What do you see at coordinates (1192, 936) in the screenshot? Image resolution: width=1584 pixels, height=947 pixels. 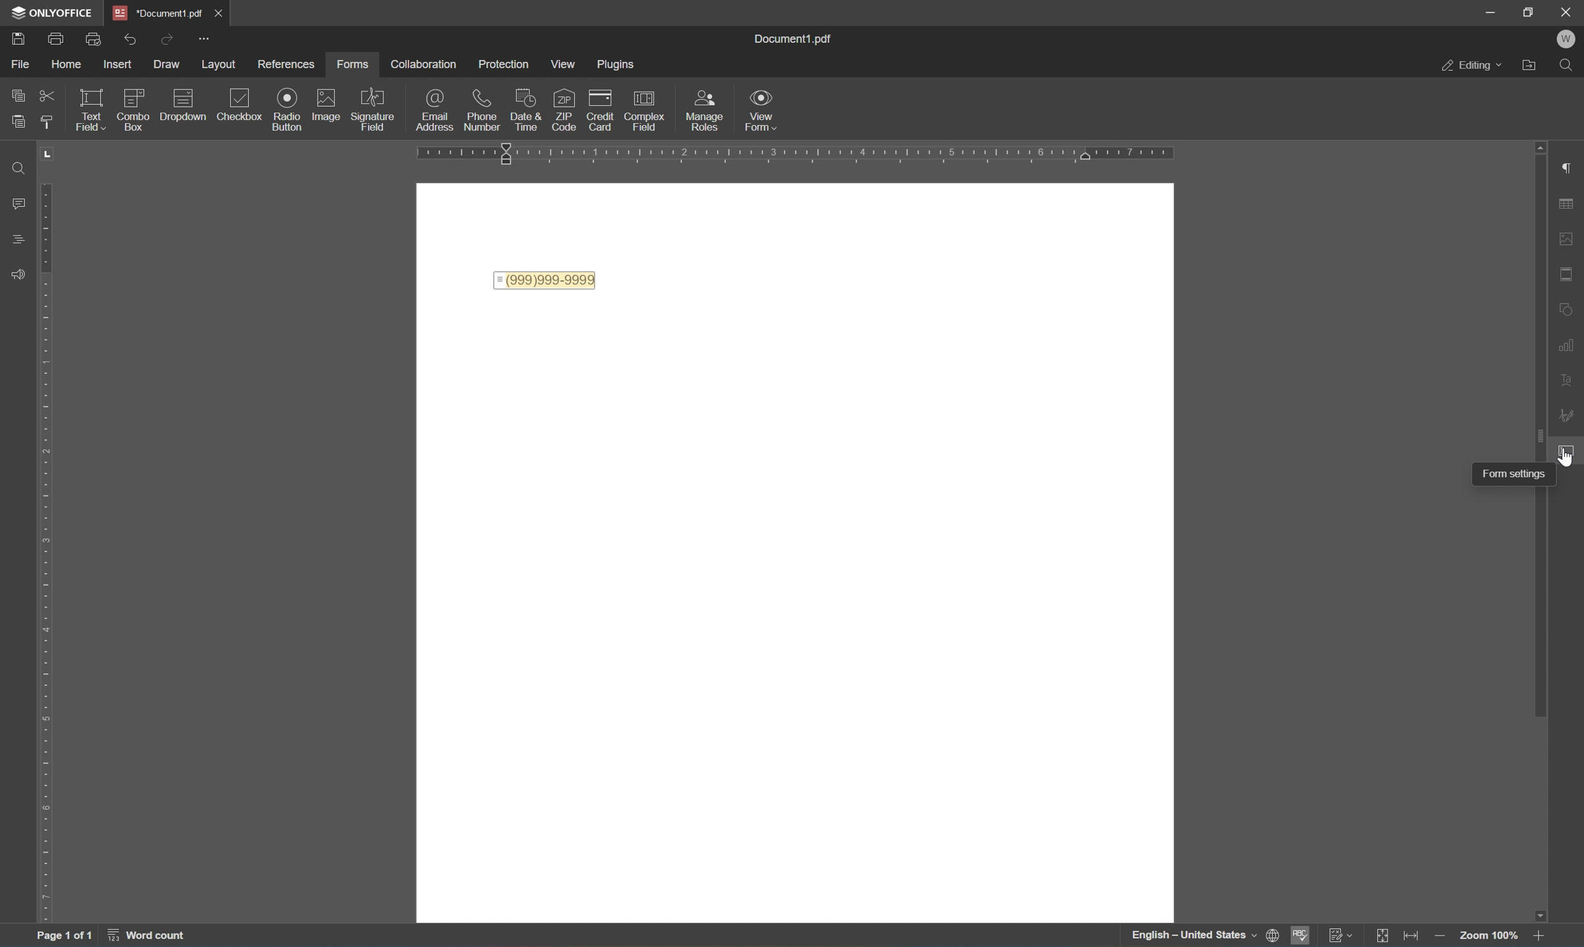 I see `english - united states` at bounding box center [1192, 936].